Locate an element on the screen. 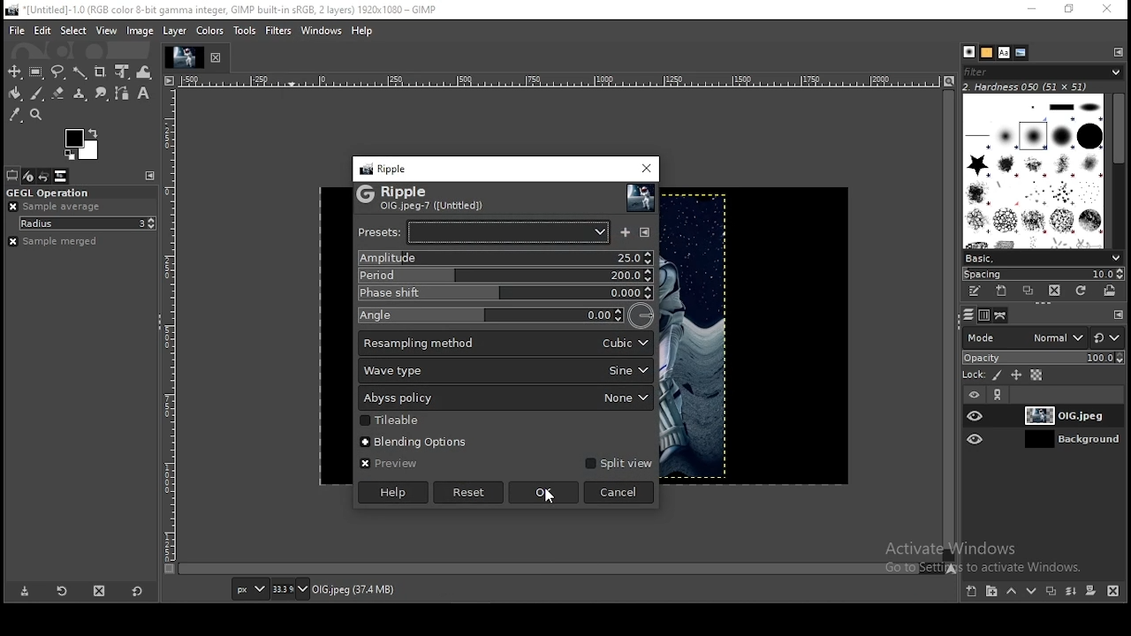  OIG.jpeg(37.4mb) is located at coordinates (353, 593).